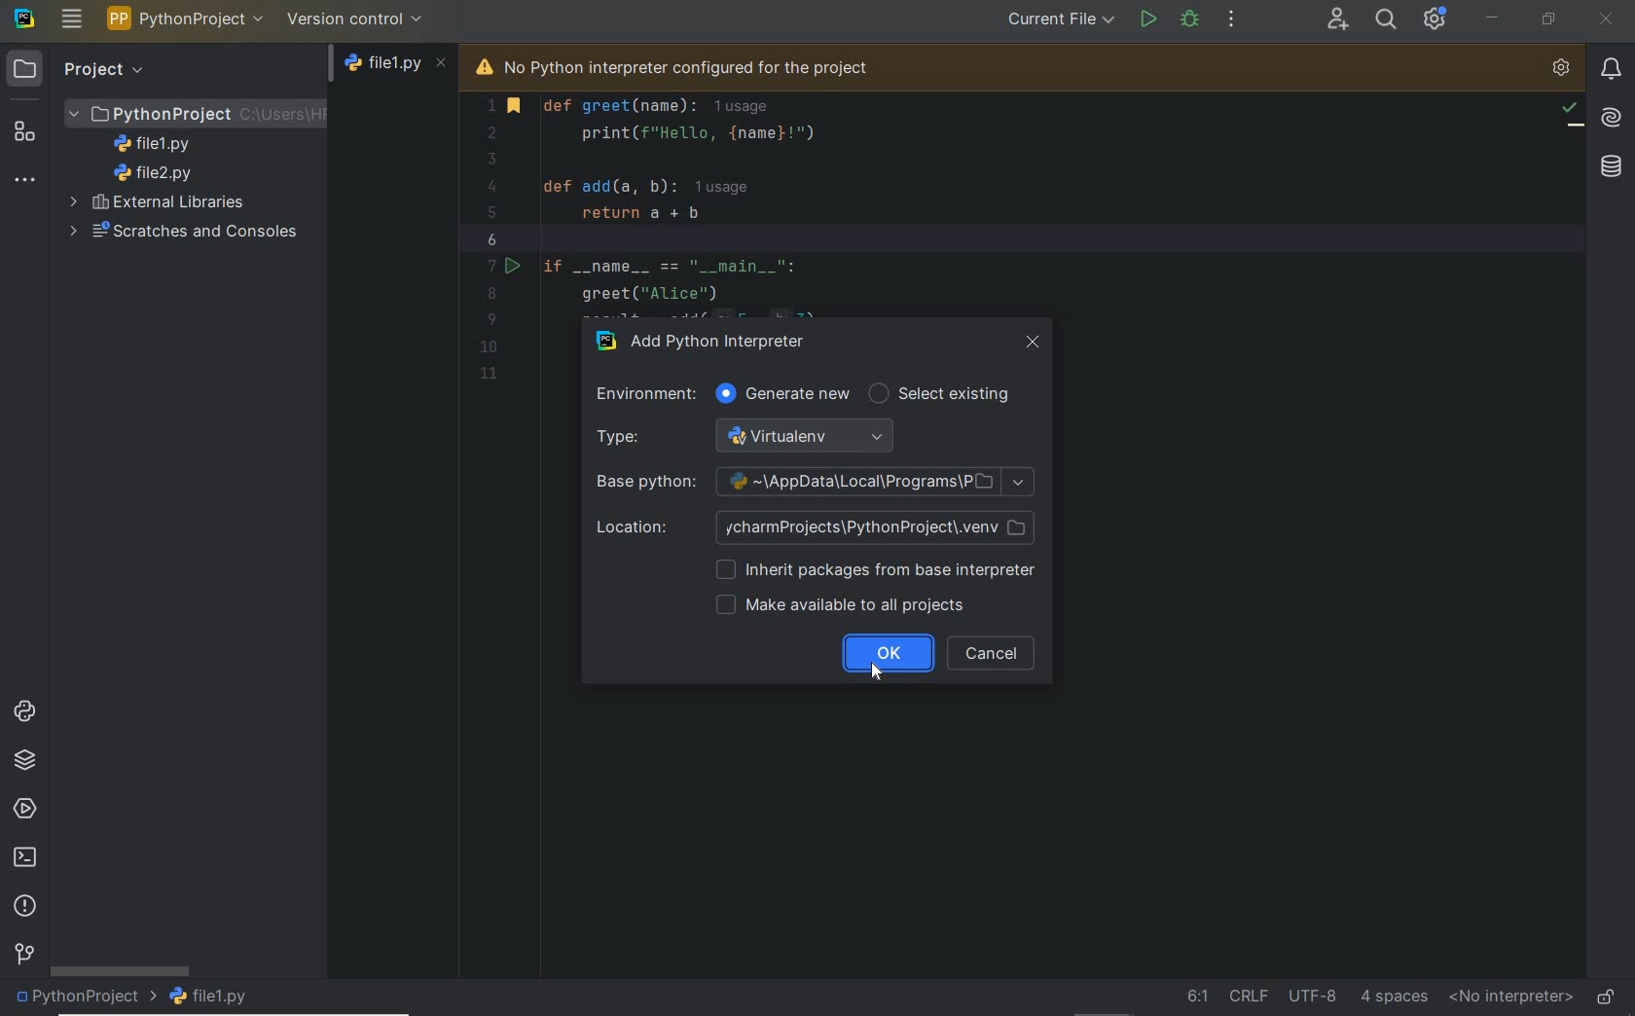 This screenshot has width=1635, height=1016. Describe the element at coordinates (24, 18) in the screenshot. I see `system name` at that location.